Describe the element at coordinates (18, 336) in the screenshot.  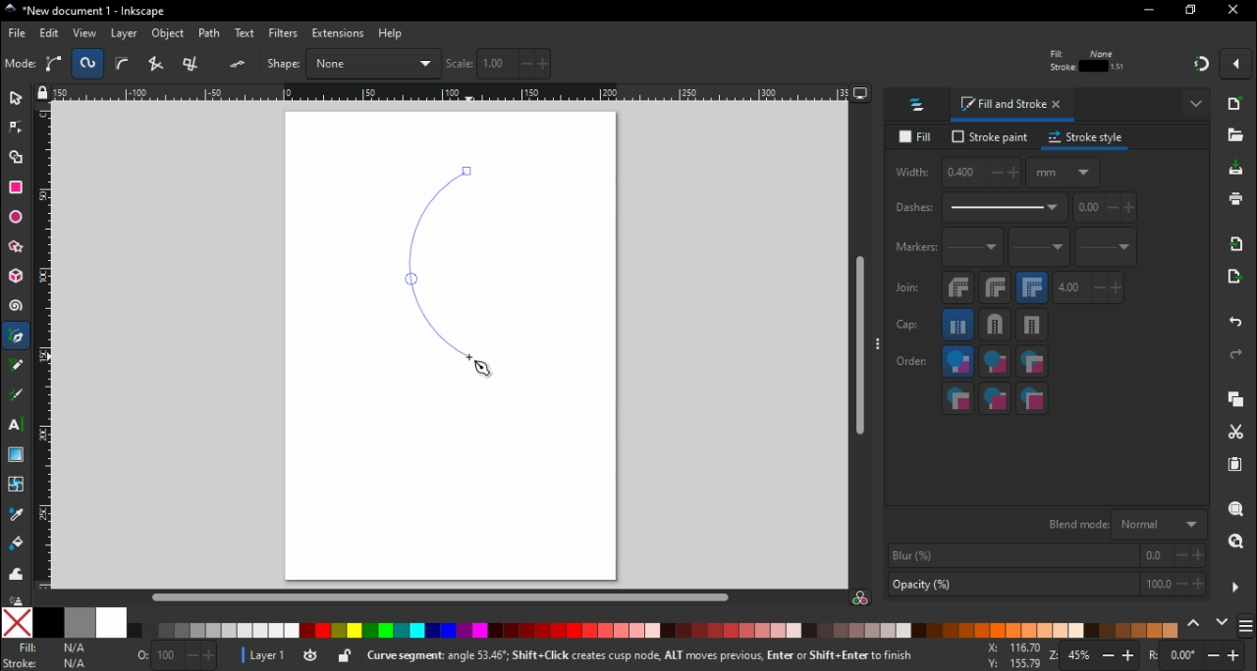
I see `pen tool` at that location.